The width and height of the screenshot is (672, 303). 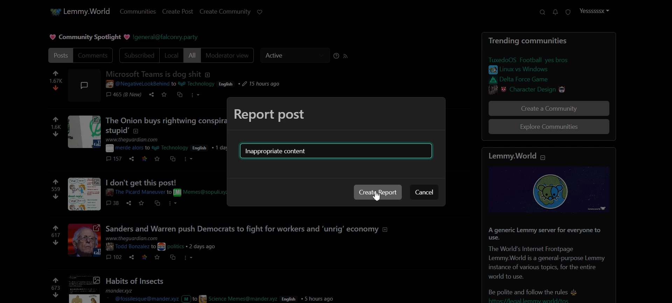 What do you see at coordinates (549, 127) in the screenshot?
I see `Explore Communitites` at bounding box center [549, 127].